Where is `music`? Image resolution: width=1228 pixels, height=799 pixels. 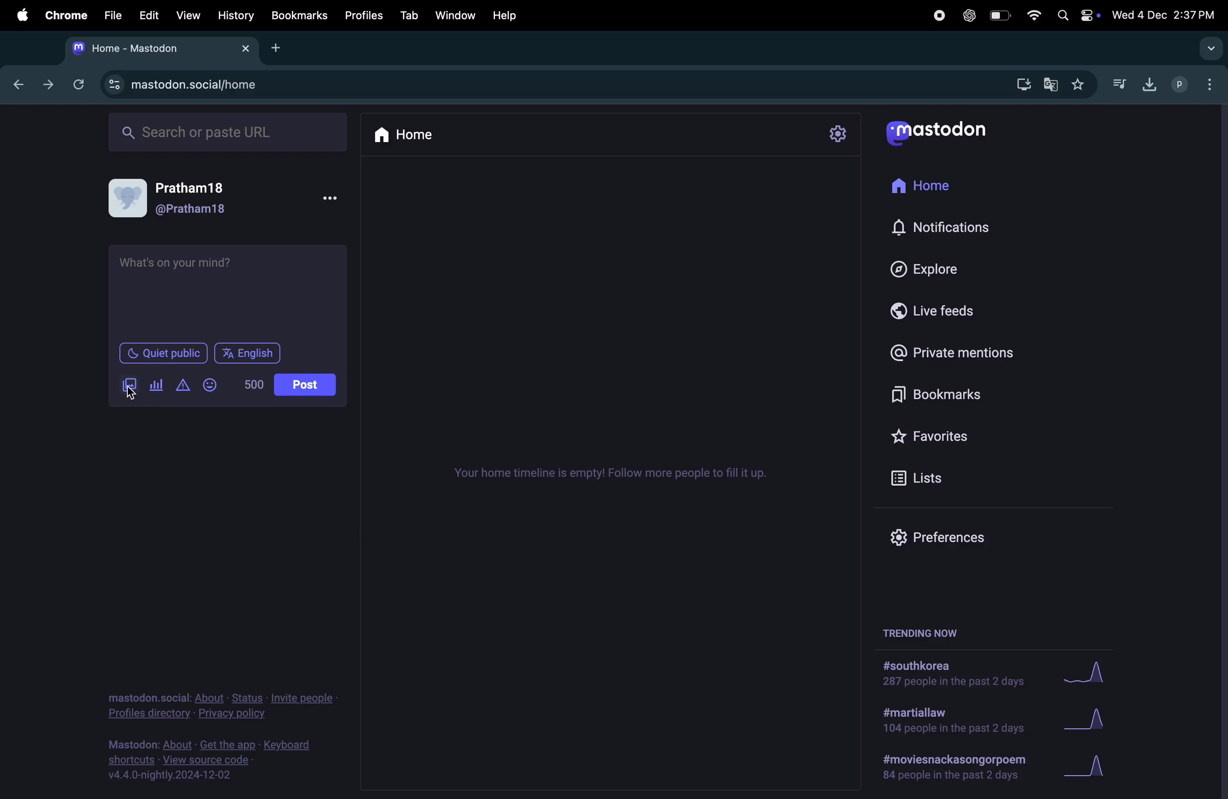 music is located at coordinates (1119, 83).